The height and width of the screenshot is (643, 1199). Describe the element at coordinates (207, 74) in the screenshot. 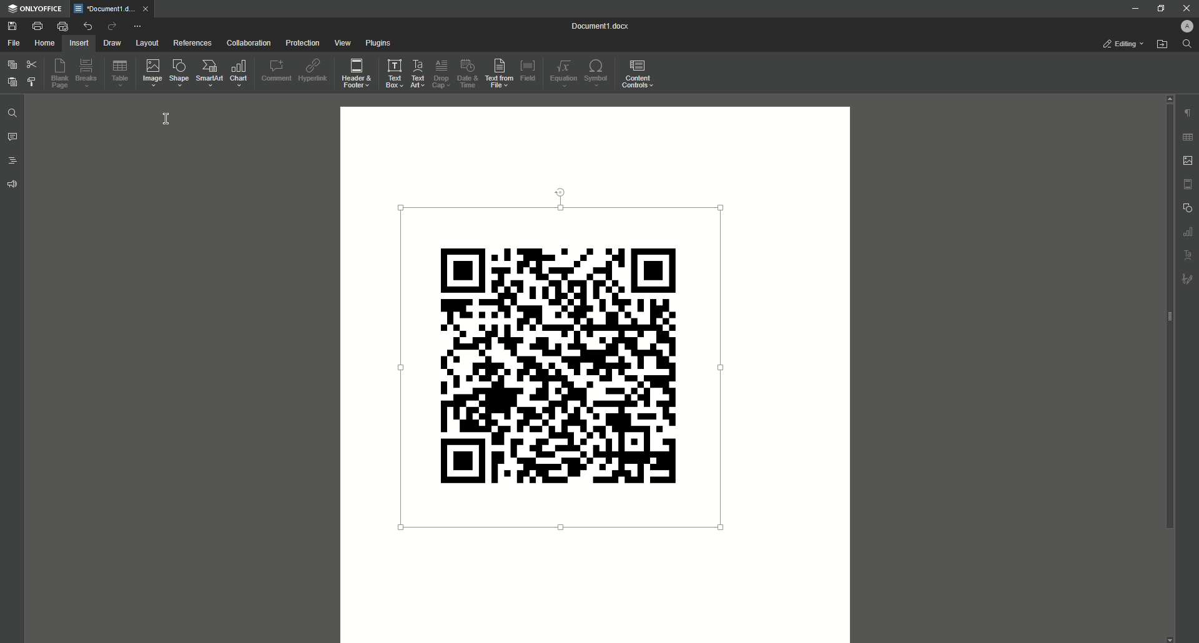

I see `SmartArt` at that location.